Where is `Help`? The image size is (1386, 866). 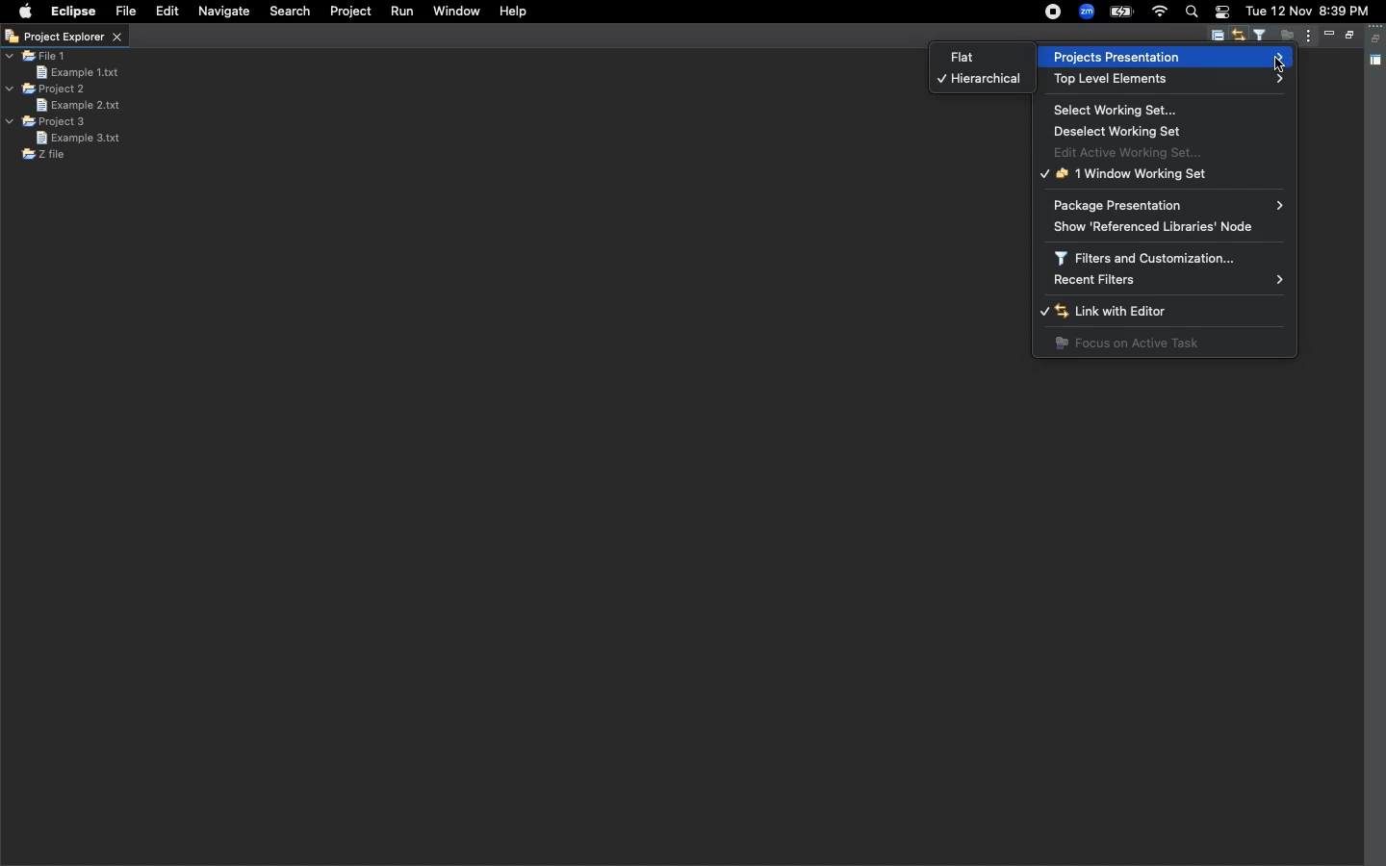 Help is located at coordinates (515, 13).